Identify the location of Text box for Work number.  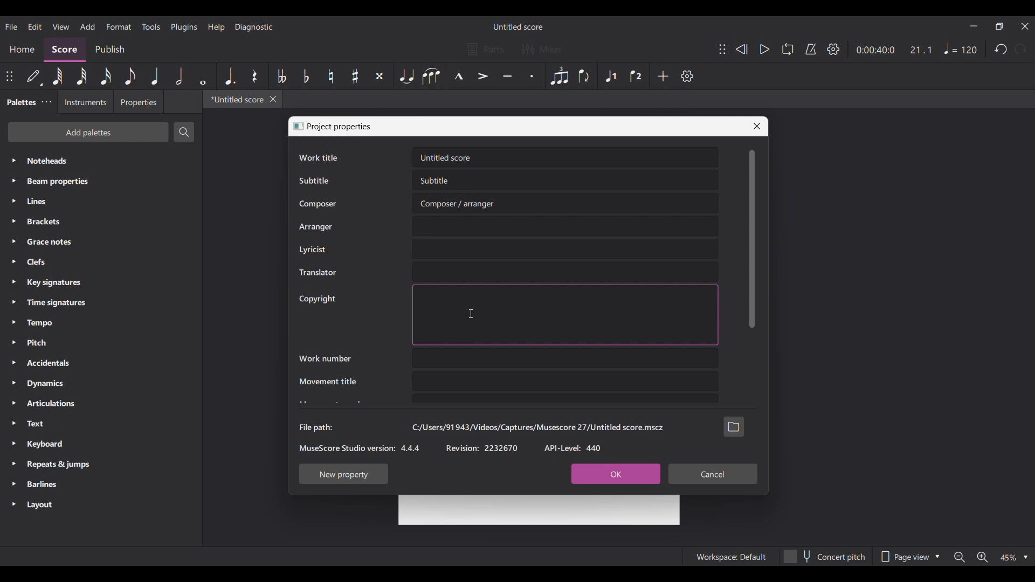
(565, 358).